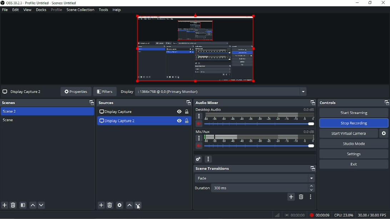 The height and width of the screenshot is (219, 390). Describe the element at coordinates (15, 10) in the screenshot. I see `Edit` at that location.